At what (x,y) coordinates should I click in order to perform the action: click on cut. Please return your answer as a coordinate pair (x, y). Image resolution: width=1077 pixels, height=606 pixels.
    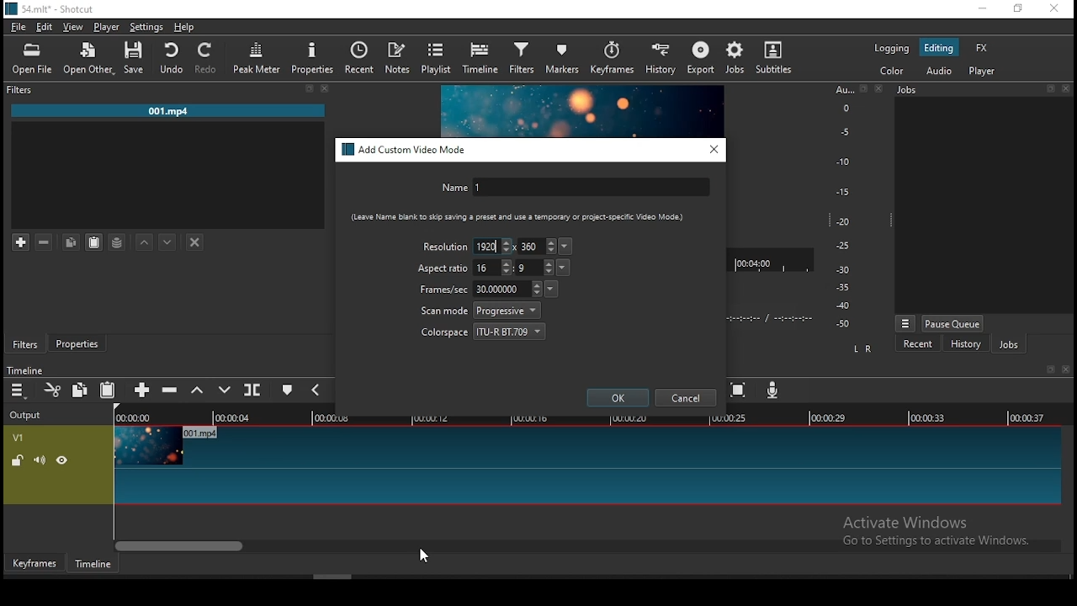
    Looking at the image, I should click on (53, 390).